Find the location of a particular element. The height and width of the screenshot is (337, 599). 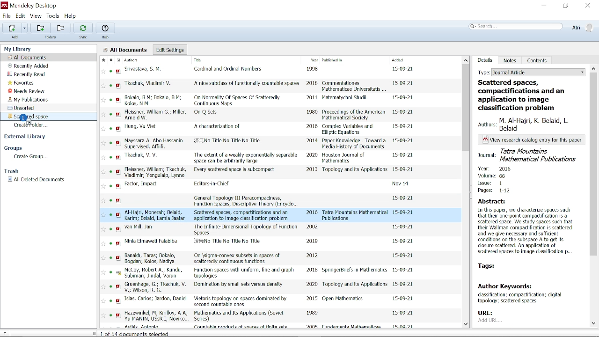

date is located at coordinates (404, 114).